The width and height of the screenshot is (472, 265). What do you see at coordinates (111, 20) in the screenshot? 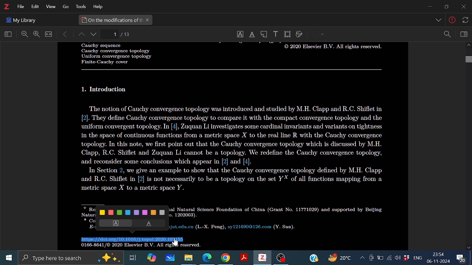
I see `Current tab` at bounding box center [111, 20].